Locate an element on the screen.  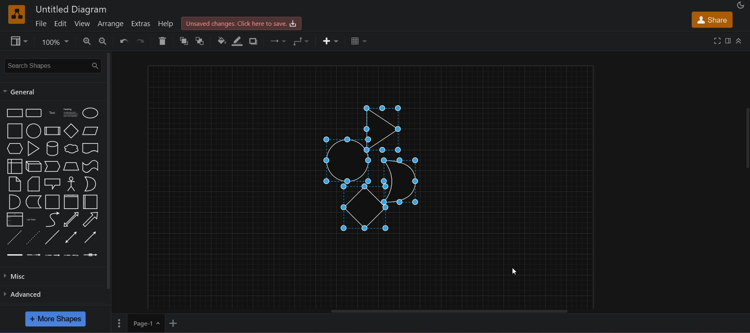
waypoints is located at coordinates (305, 41).